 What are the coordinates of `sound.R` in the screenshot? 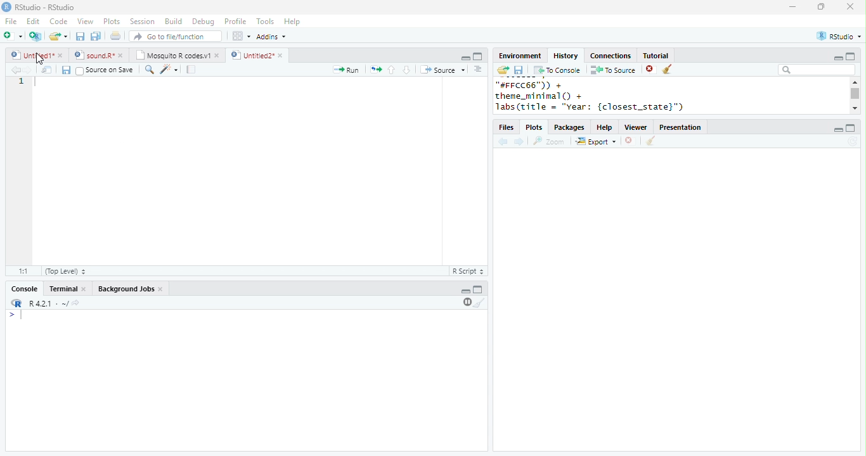 It's located at (93, 56).